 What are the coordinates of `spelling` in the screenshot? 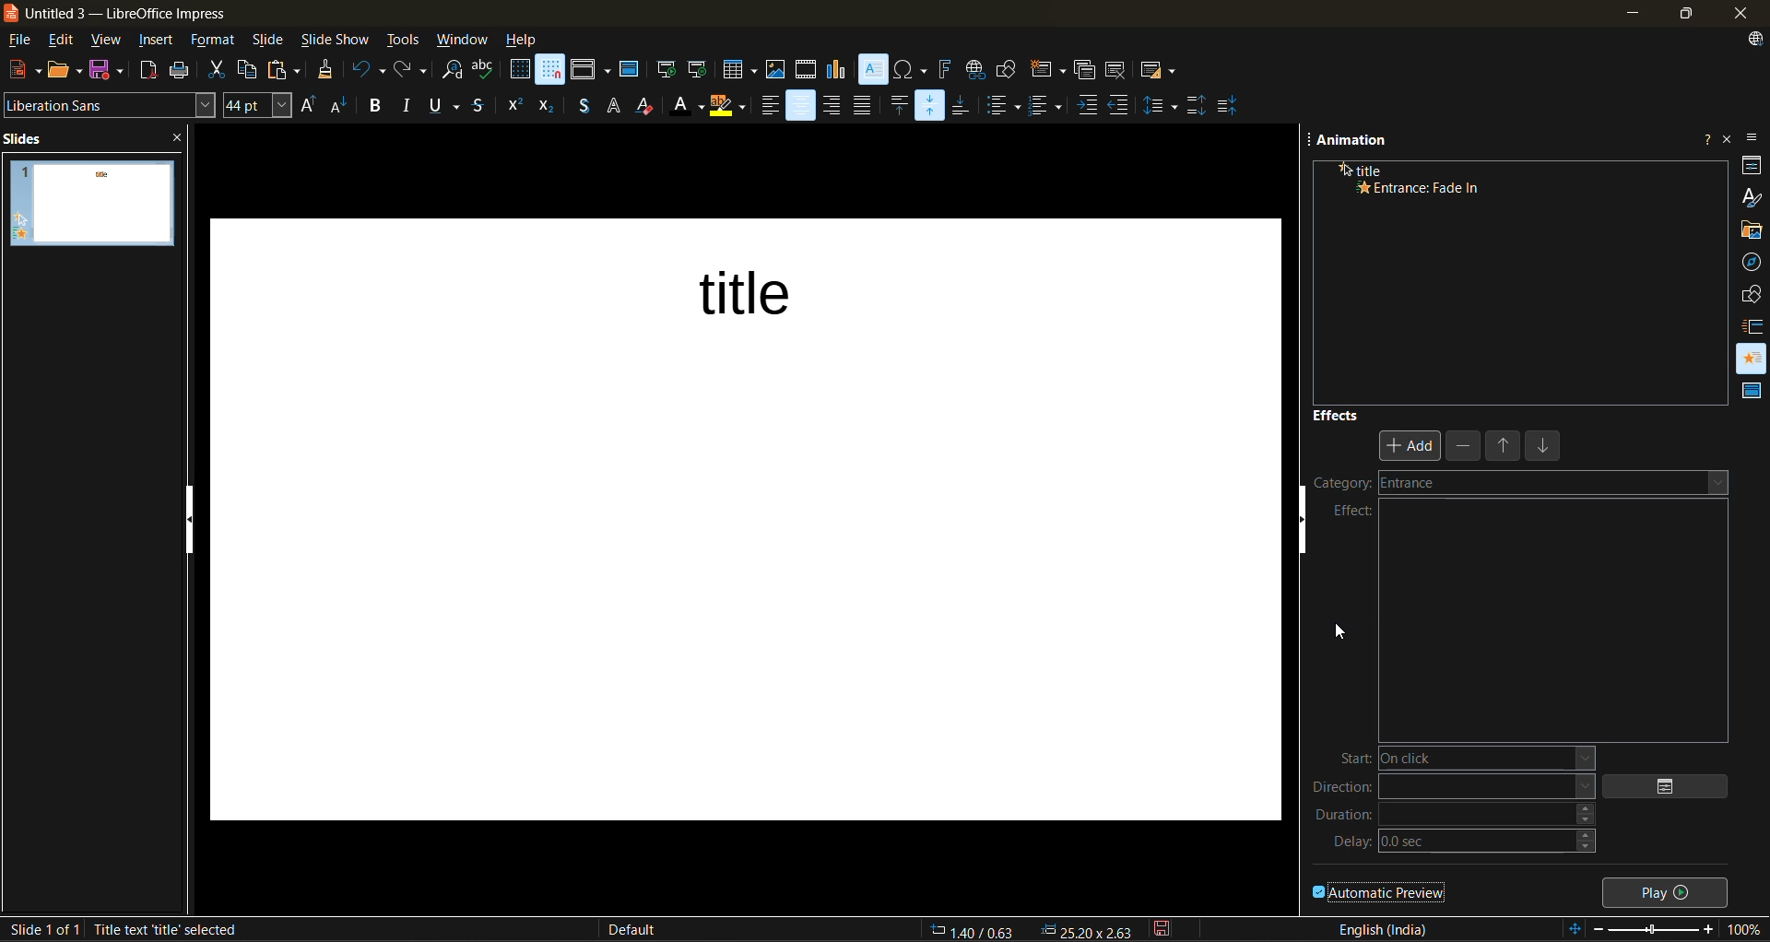 It's located at (485, 70).